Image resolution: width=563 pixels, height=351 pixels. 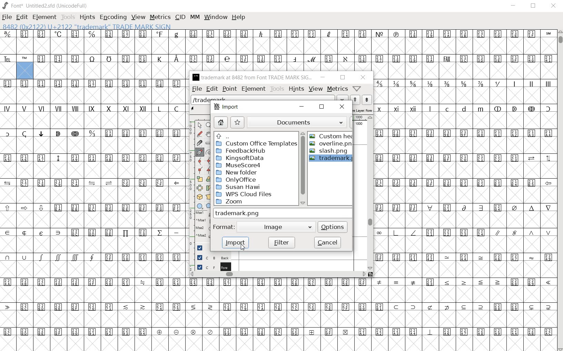 I want to click on active layer: foreground, so click(x=363, y=110).